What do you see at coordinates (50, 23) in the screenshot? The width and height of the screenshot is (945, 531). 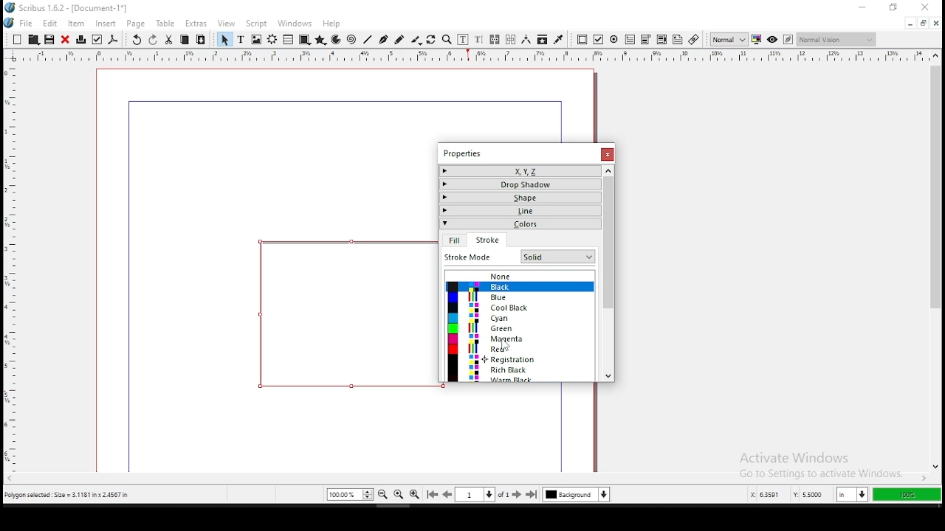 I see `edit` at bounding box center [50, 23].